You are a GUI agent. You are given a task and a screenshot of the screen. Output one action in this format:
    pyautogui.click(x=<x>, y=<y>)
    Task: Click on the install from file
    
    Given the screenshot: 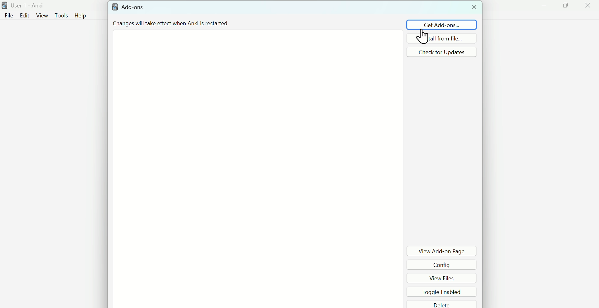 What is the action you would take?
    pyautogui.click(x=441, y=38)
    